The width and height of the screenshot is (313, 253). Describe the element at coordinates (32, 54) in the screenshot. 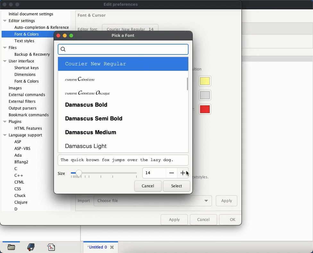

I see `backup & recovery` at that location.